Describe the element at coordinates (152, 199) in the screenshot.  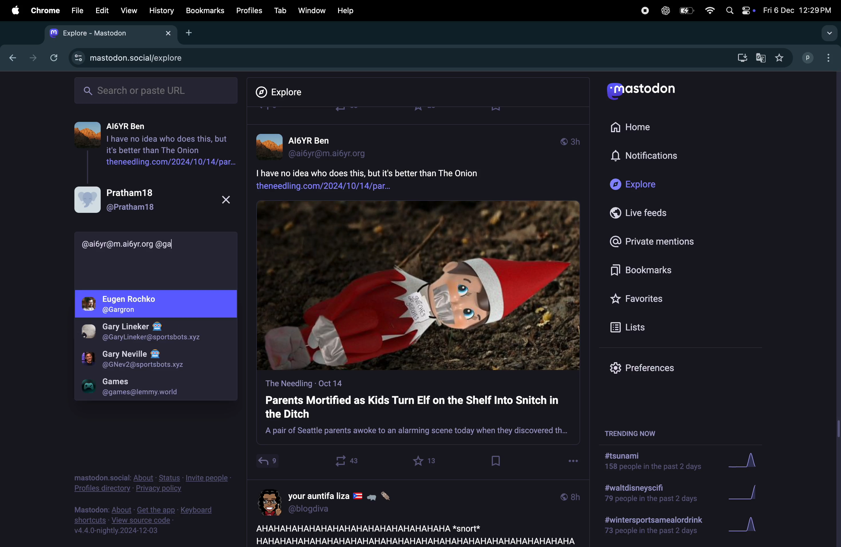
I see `user profile` at that location.